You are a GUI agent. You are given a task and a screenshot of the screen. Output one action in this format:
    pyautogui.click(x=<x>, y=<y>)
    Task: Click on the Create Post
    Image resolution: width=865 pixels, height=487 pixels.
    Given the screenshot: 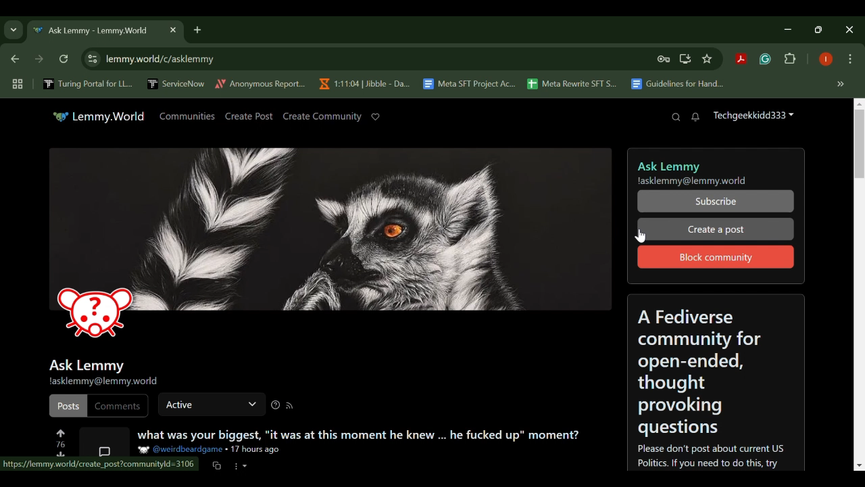 What is the action you would take?
    pyautogui.click(x=249, y=117)
    